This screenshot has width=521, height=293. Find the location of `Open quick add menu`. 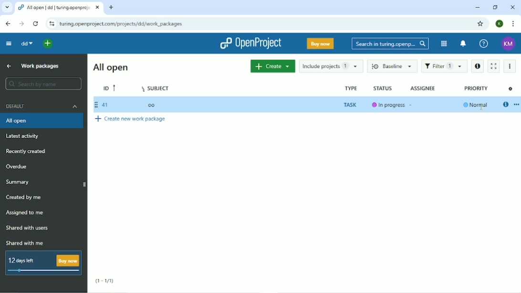

Open quick add menu is located at coordinates (48, 43).